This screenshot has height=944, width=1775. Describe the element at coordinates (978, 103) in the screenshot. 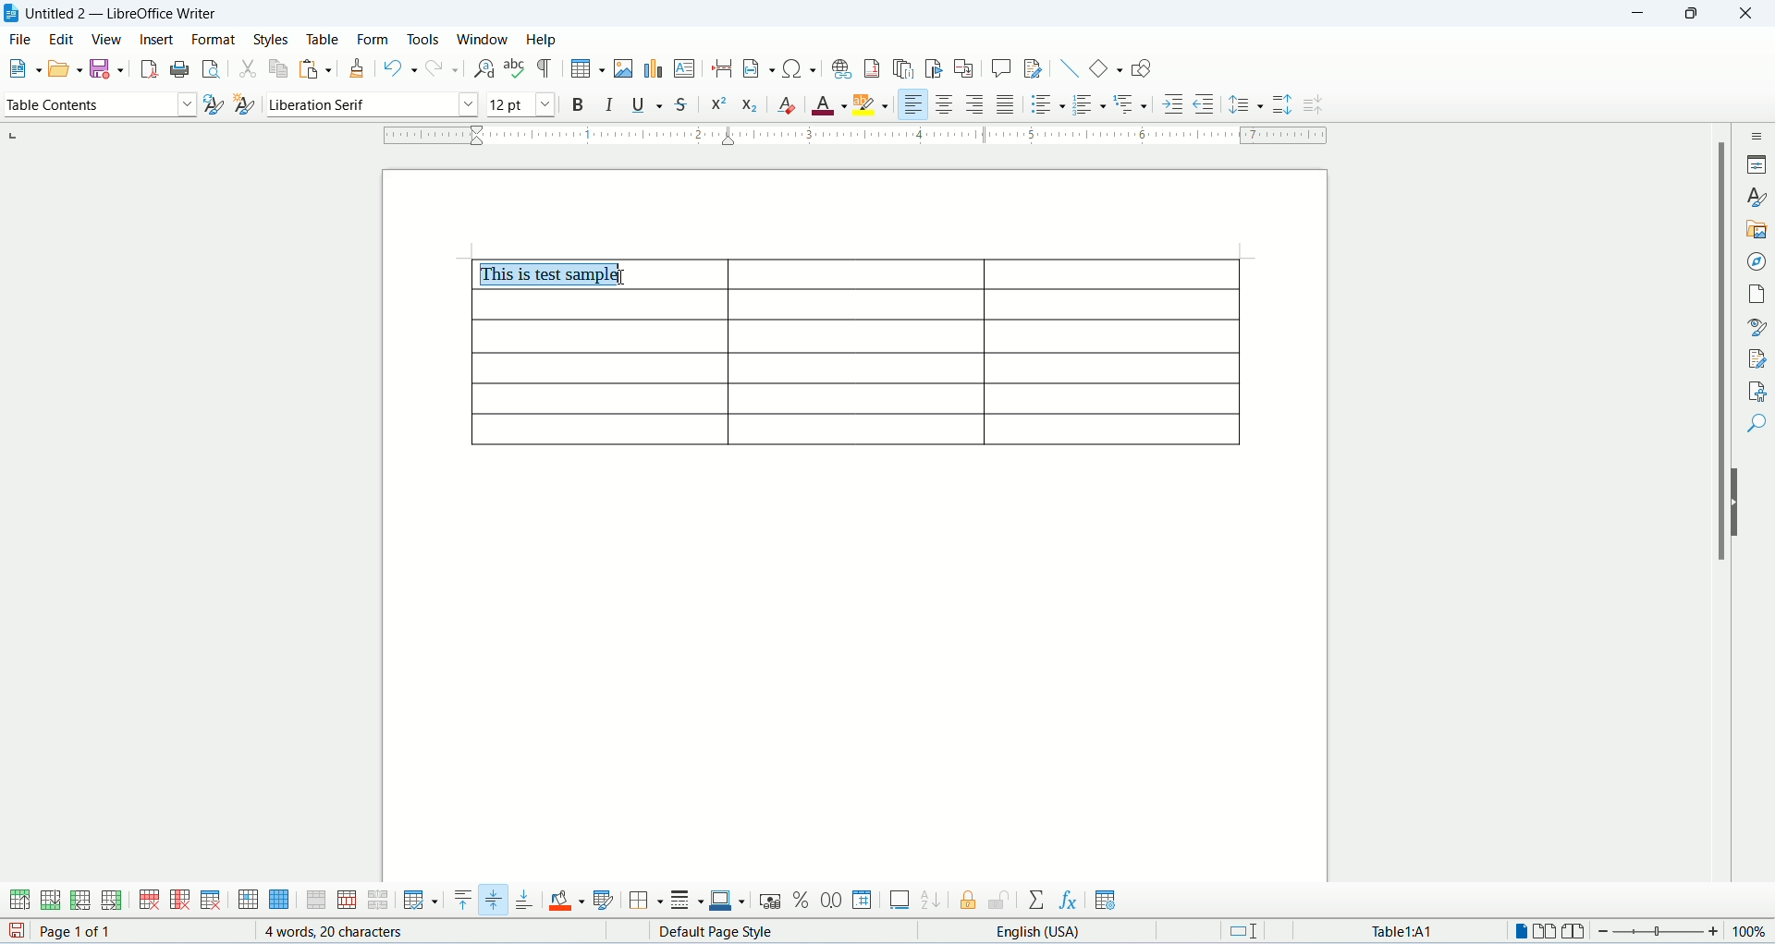

I see `align right` at that location.